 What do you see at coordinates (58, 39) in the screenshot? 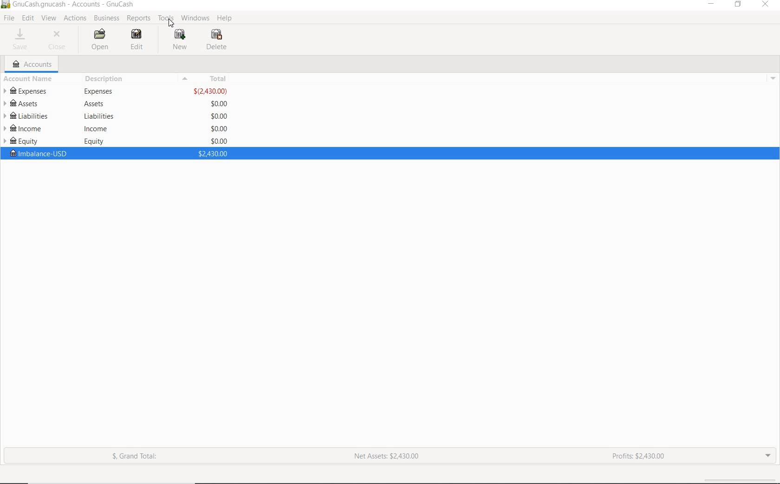
I see `CLOSE` at bounding box center [58, 39].